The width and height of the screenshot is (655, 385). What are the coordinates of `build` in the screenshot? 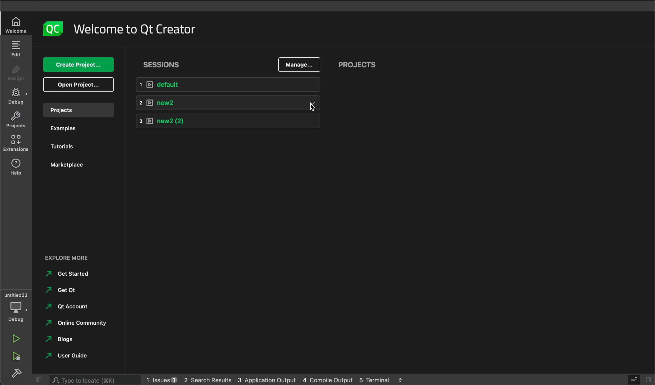 It's located at (17, 372).